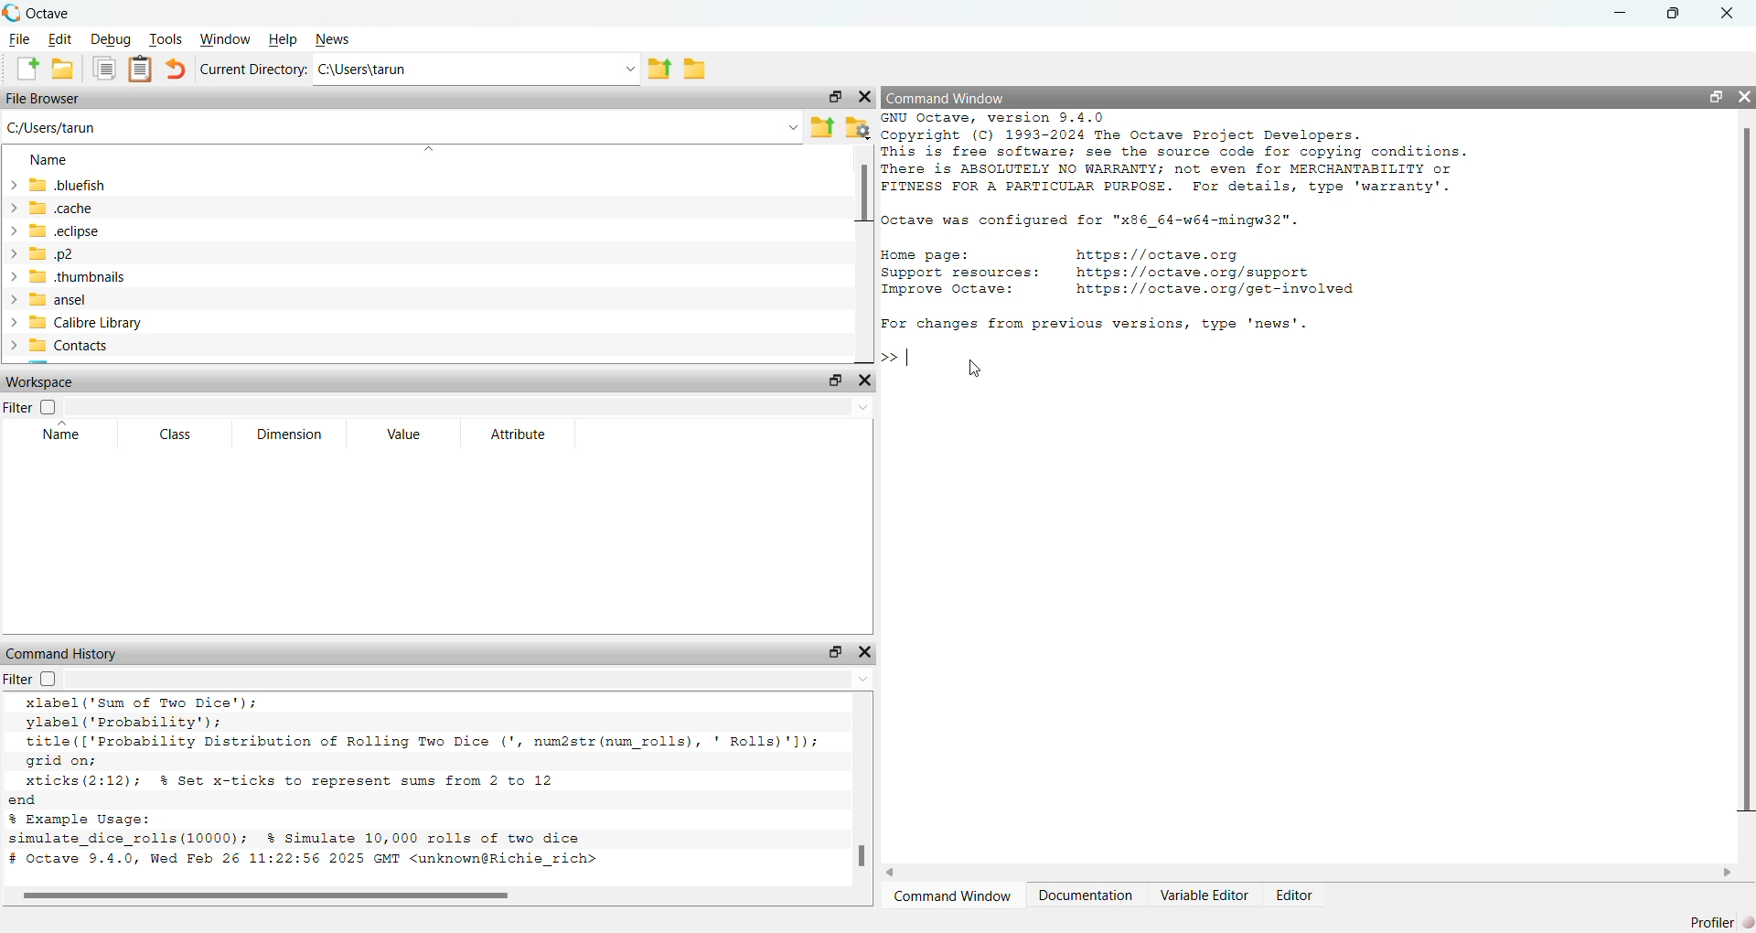 The width and height of the screenshot is (1756, 933). What do you see at coordinates (264, 897) in the screenshot?
I see `Scrollbar` at bounding box center [264, 897].